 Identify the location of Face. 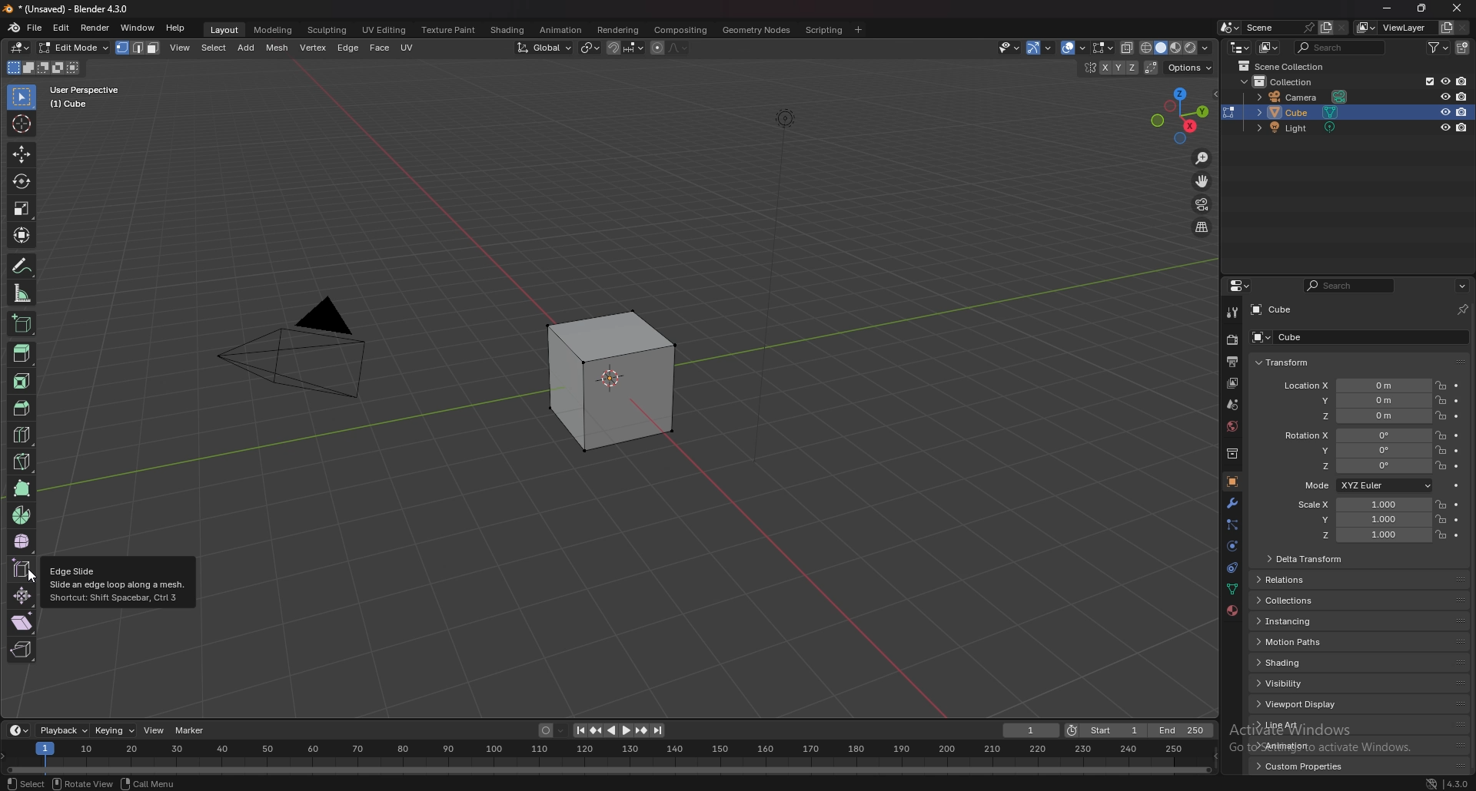
(378, 45).